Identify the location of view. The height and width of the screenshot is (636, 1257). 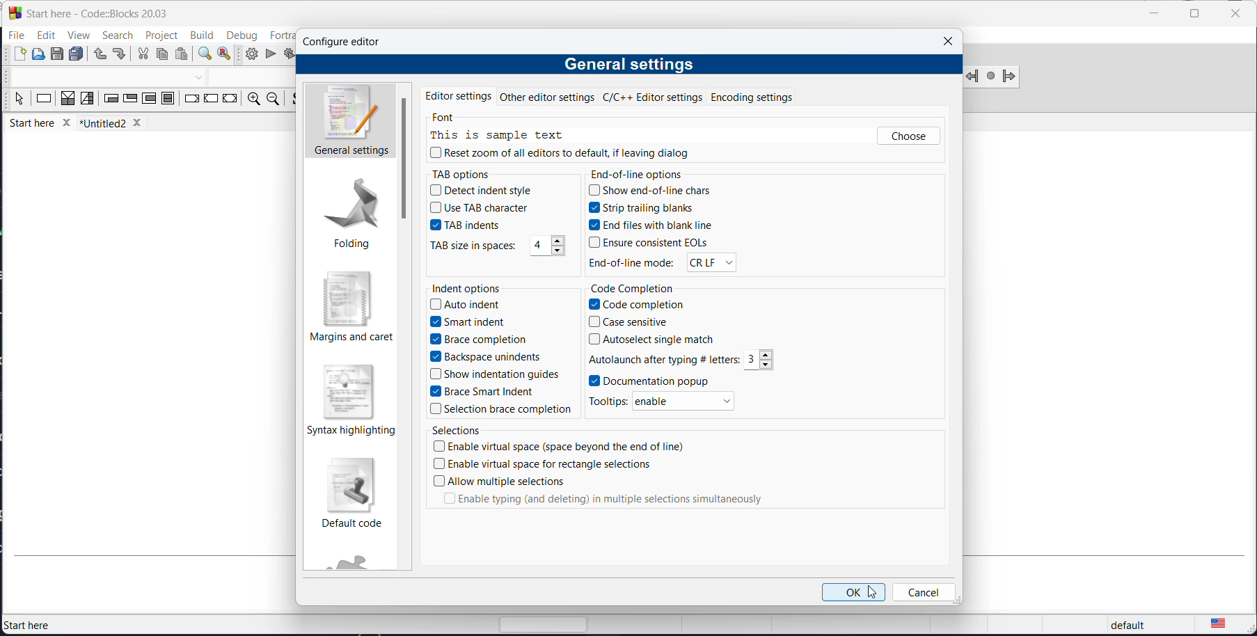
(77, 36).